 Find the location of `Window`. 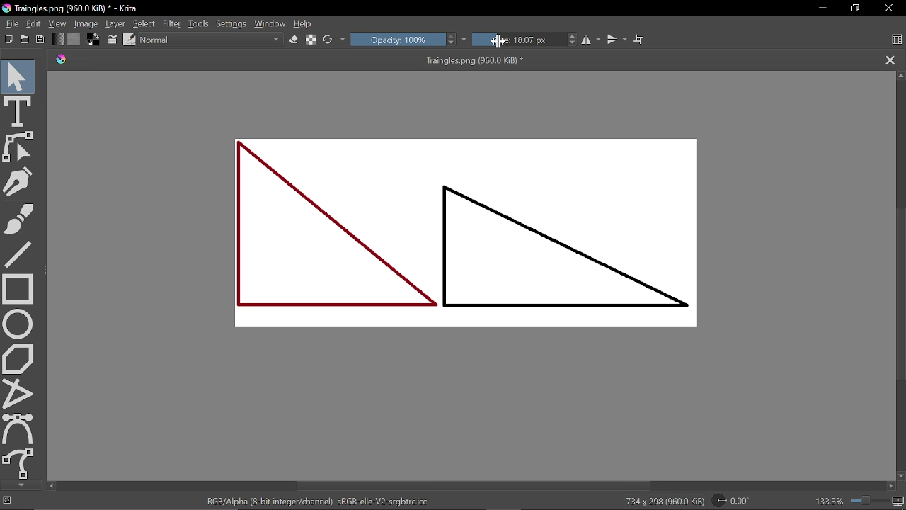

Window is located at coordinates (270, 24).